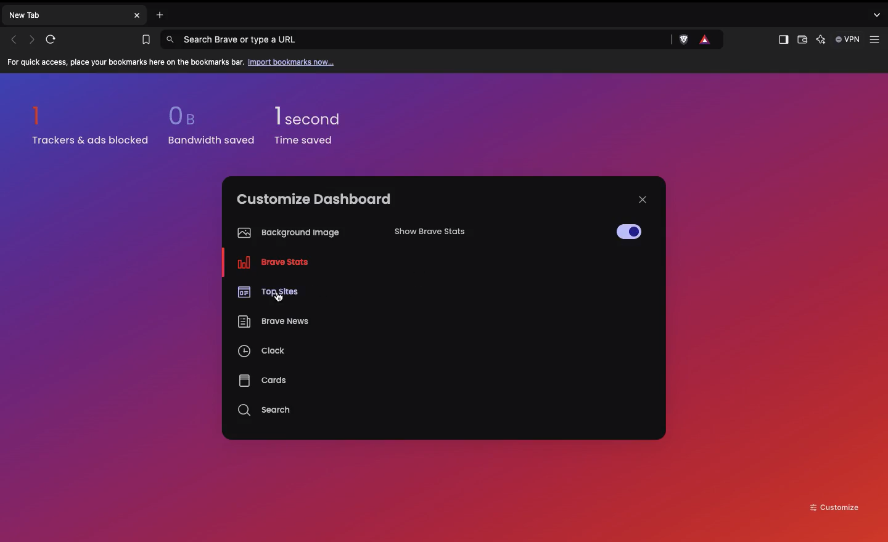 This screenshot has width=888, height=542. Describe the element at coordinates (782, 40) in the screenshot. I see `Sidebar` at that location.